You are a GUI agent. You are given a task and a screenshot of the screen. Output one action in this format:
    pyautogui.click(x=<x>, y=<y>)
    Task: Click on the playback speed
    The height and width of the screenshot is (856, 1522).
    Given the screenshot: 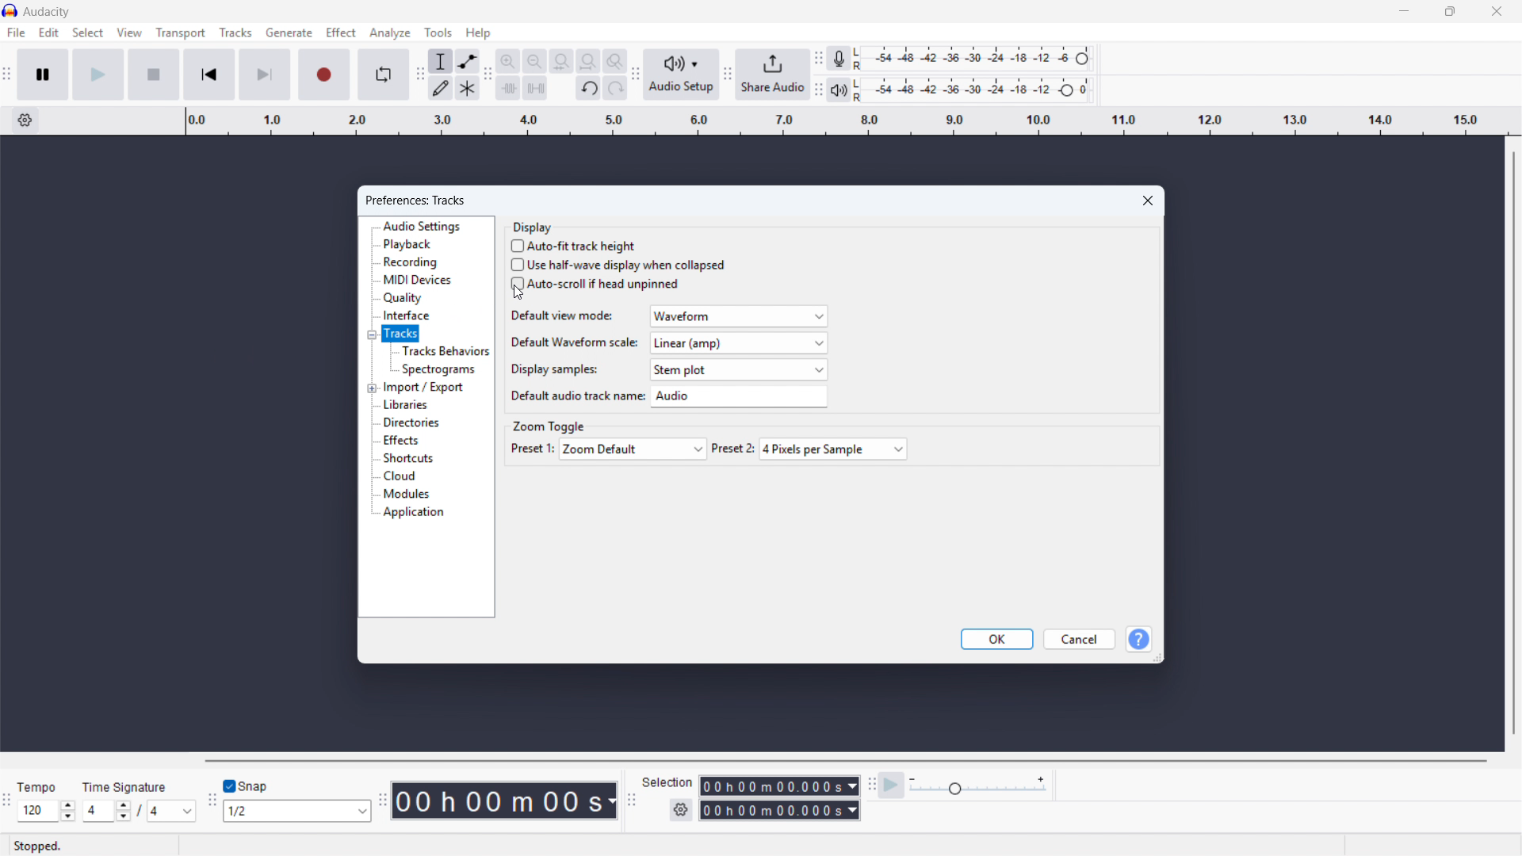 What is the action you would take?
    pyautogui.click(x=978, y=785)
    